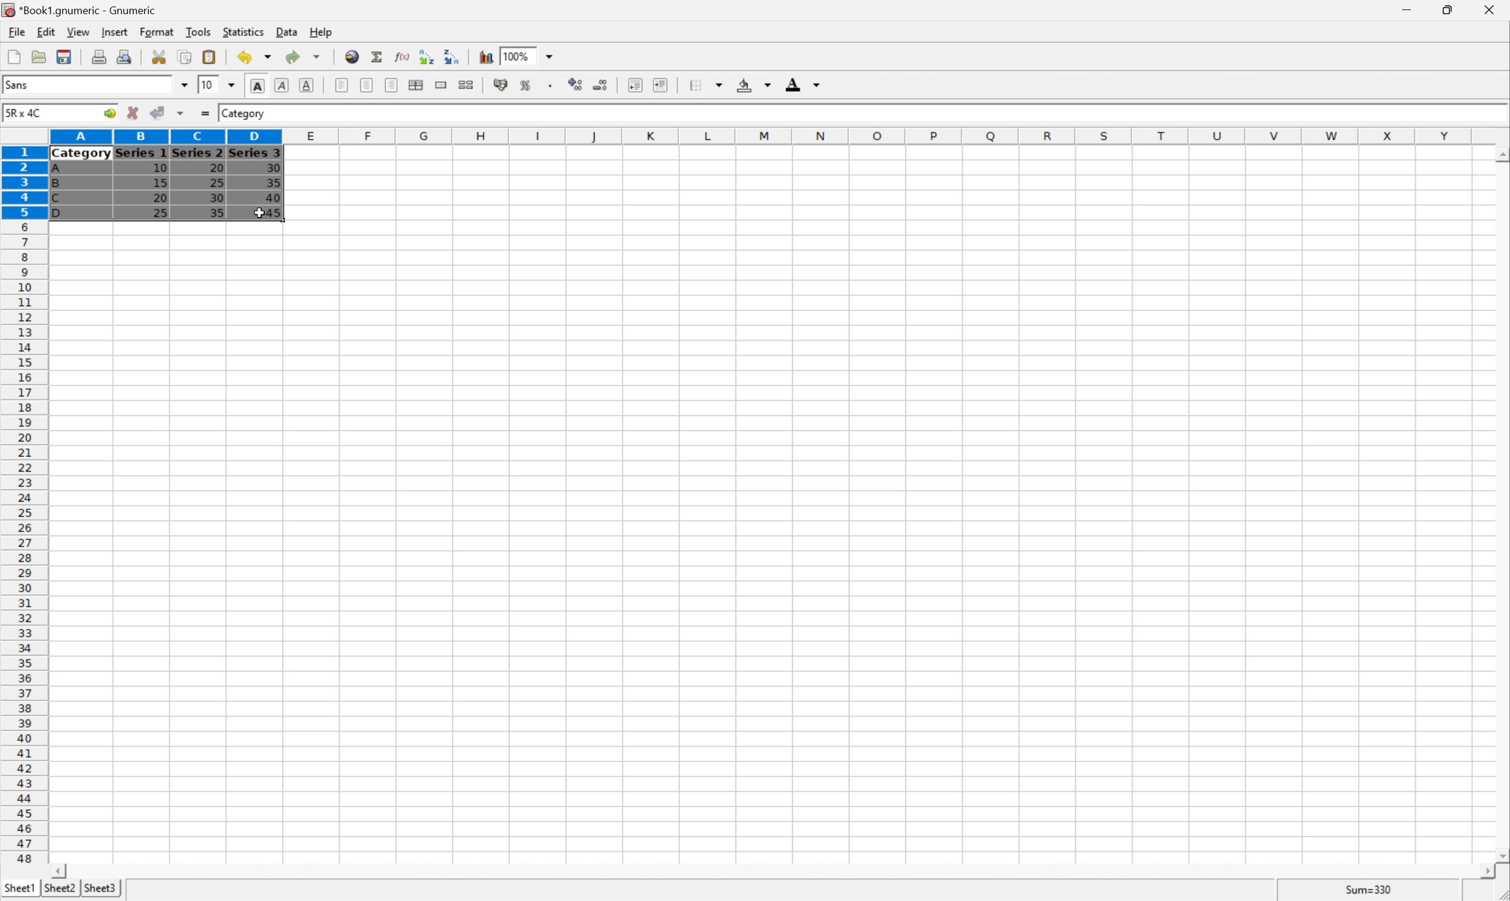 This screenshot has height=901, width=1510. Describe the element at coordinates (551, 56) in the screenshot. I see `Drop Down` at that location.